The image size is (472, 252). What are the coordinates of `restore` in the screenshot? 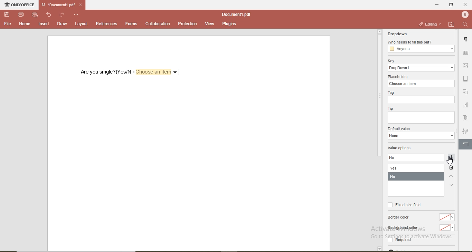 It's located at (452, 6).